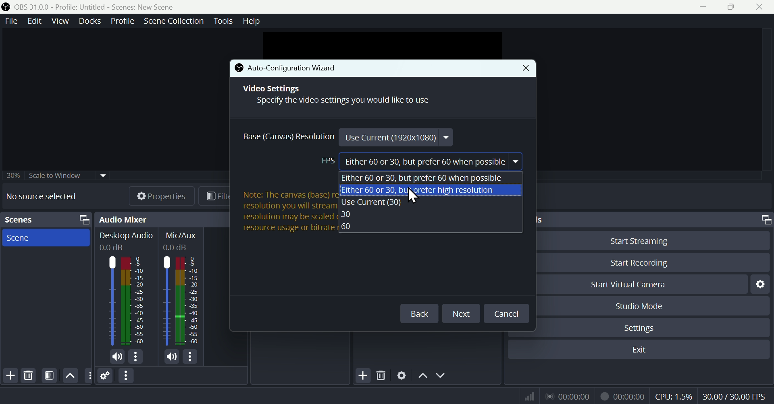  Describe the element at coordinates (341, 97) in the screenshot. I see `Video Settings
Specify the video settings you would like to use` at that location.